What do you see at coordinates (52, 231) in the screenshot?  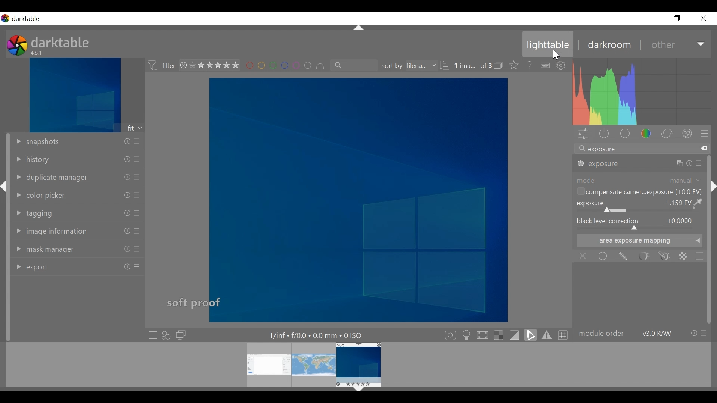 I see `image information` at bounding box center [52, 231].